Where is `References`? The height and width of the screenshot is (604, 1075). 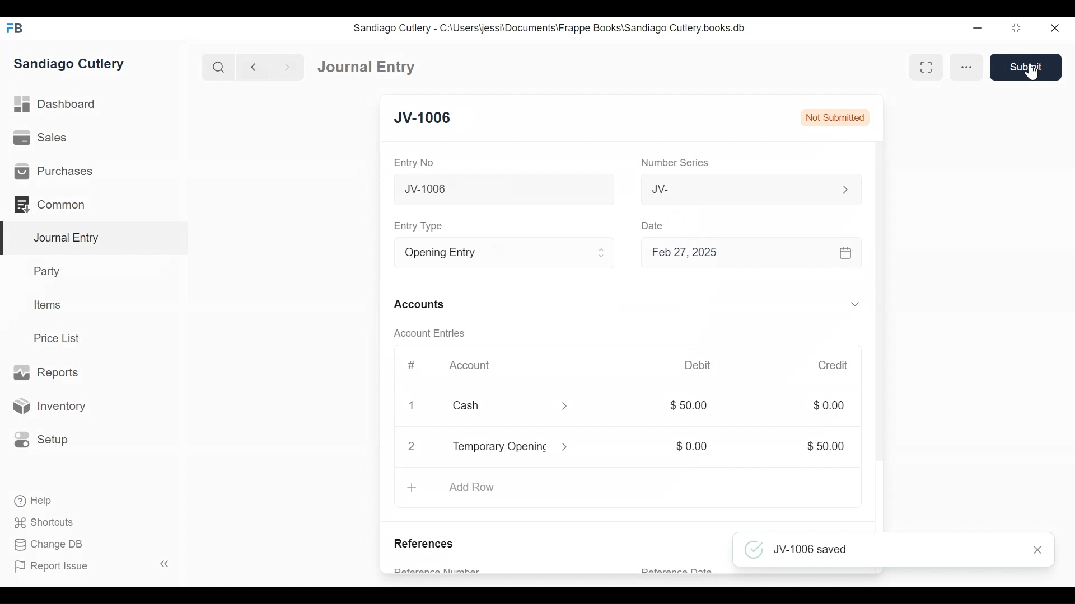
References is located at coordinates (427, 545).